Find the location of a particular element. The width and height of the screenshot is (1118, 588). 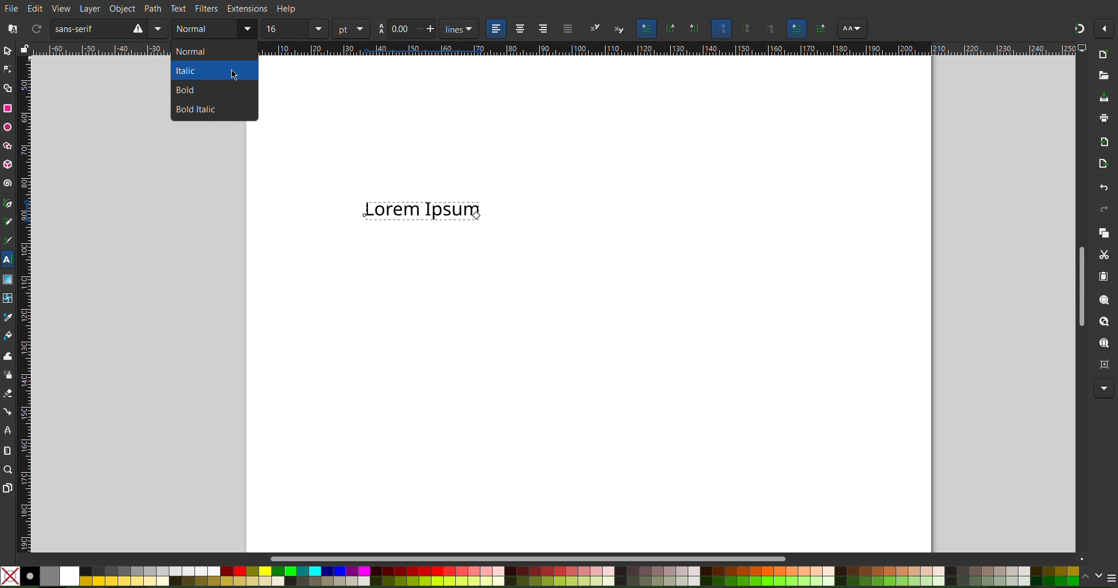

Spray Tool is located at coordinates (8, 374).